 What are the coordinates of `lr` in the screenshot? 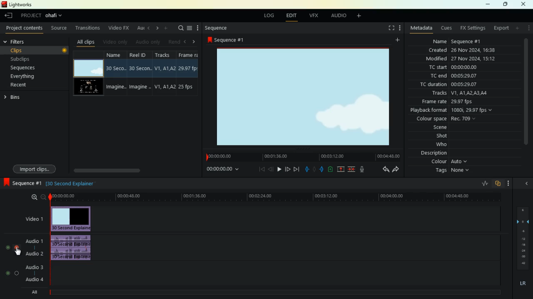 It's located at (520, 284).